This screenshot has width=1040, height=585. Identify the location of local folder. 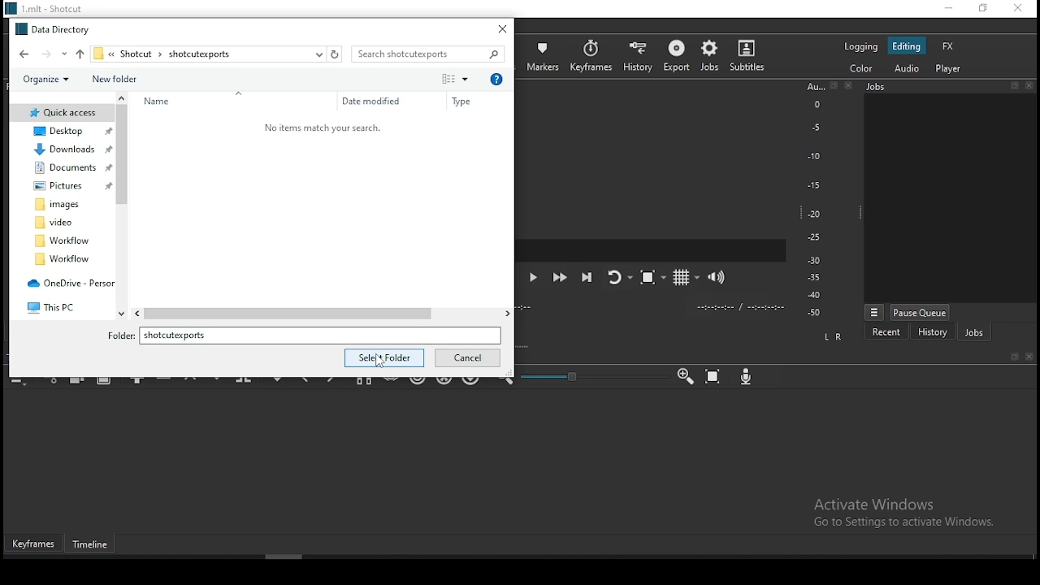
(58, 223).